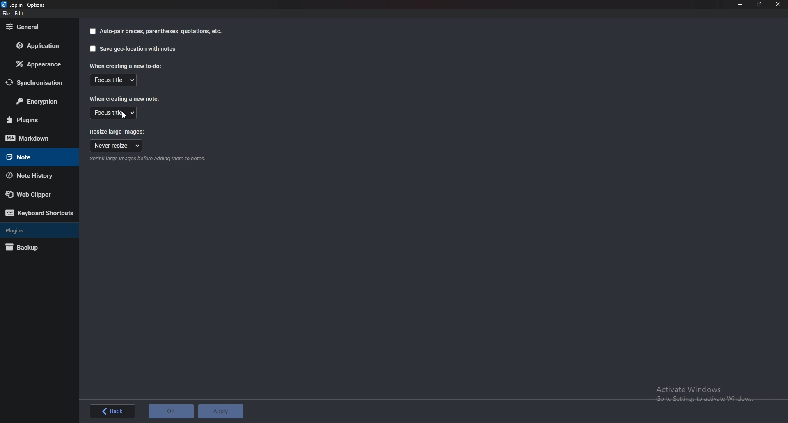 The height and width of the screenshot is (423, 788). I want to click on Apply, so click(222, 411).